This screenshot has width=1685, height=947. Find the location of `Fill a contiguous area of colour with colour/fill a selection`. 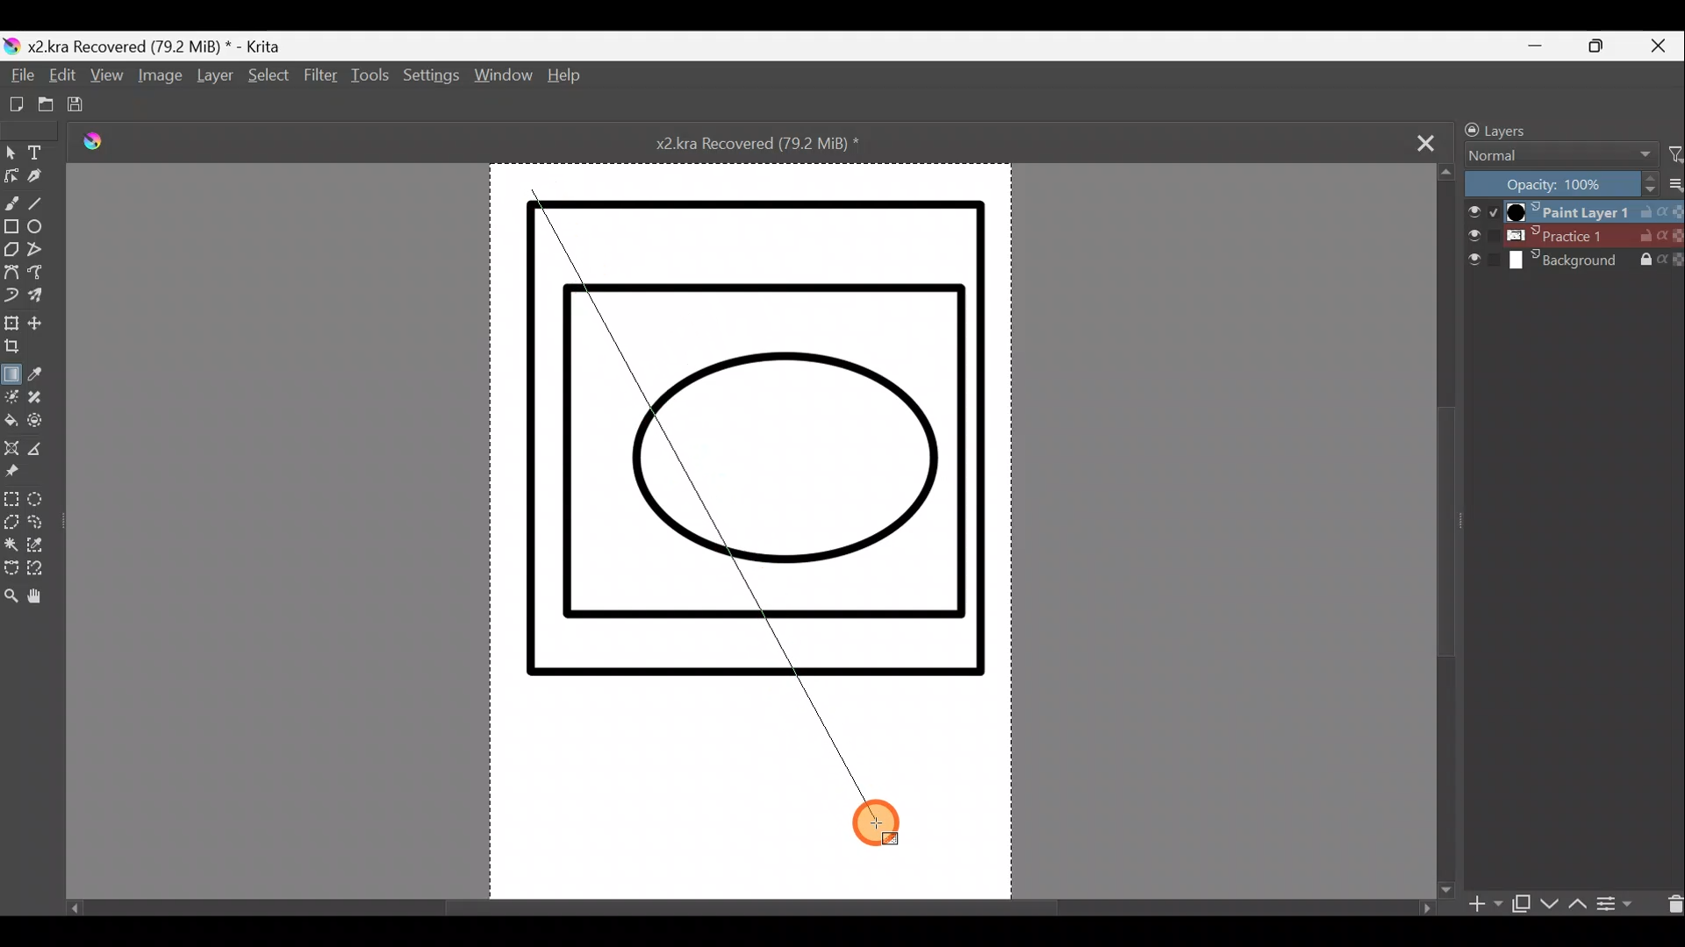

Fill a contiguous area of colour with colour/fill a selection is located at coordinates (11, 424).